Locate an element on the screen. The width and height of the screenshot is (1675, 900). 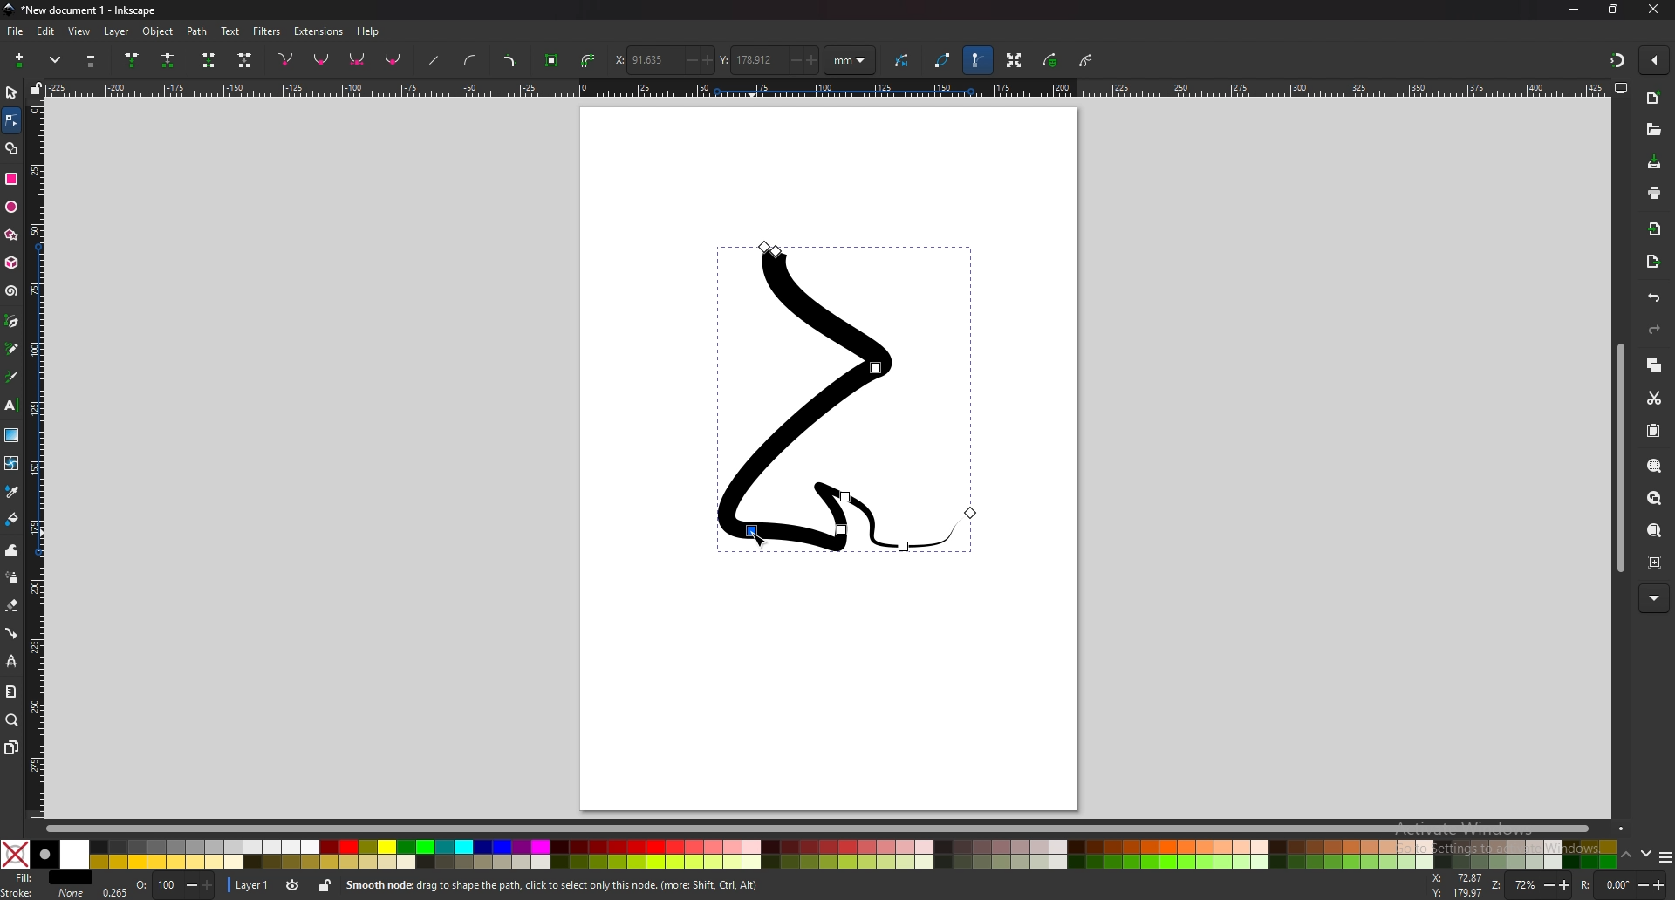
paste is located at coordinates (1654, 430).